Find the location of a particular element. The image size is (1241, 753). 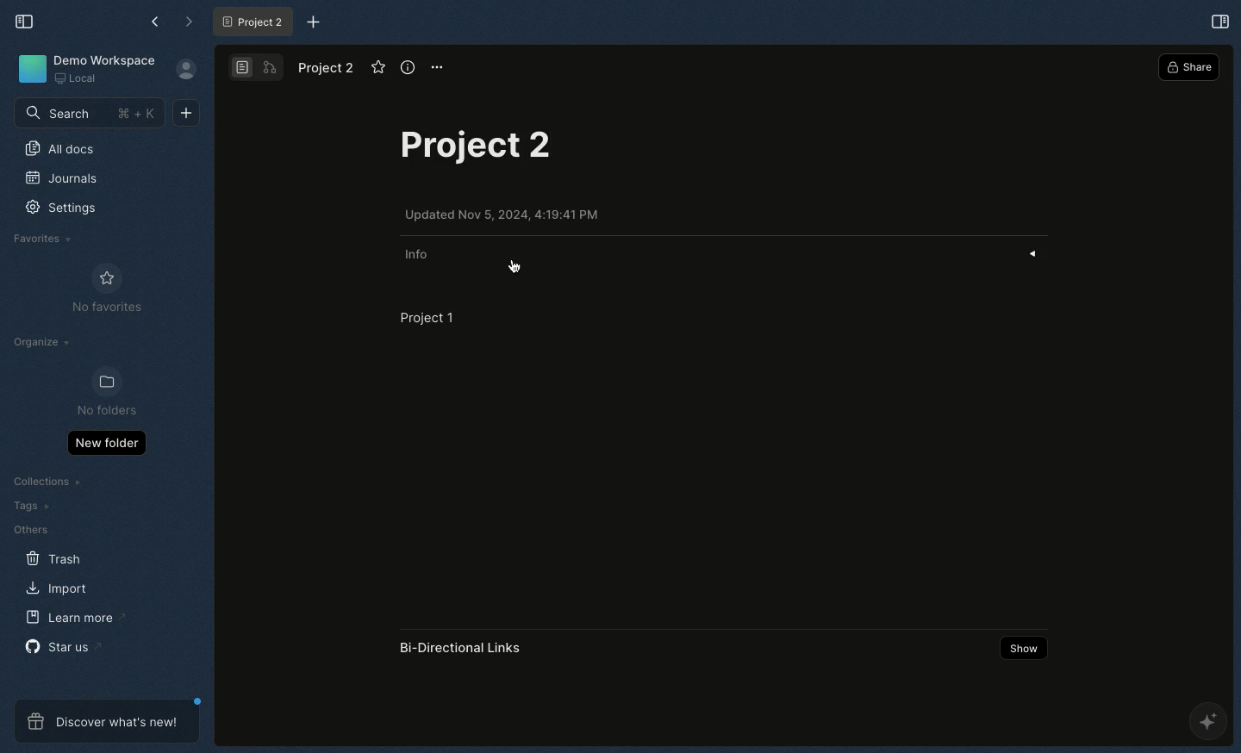

cursor is located at coordinates (529, 267).